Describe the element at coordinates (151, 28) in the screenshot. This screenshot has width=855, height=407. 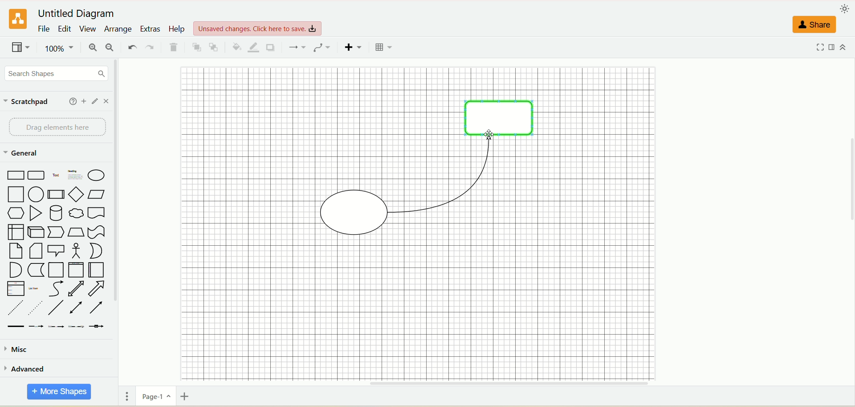
I see `extras` at that location.